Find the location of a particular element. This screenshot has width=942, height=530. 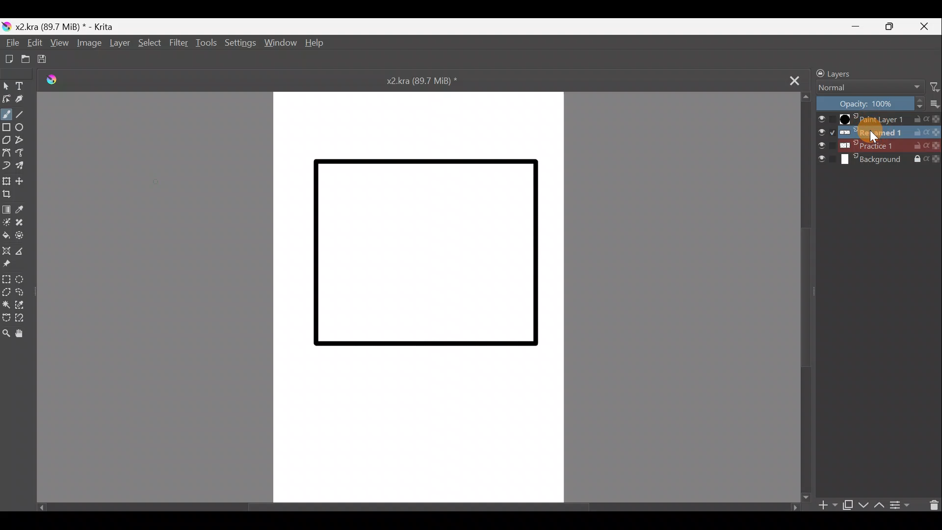

Krita Logo is located at coordinates (51, 80).